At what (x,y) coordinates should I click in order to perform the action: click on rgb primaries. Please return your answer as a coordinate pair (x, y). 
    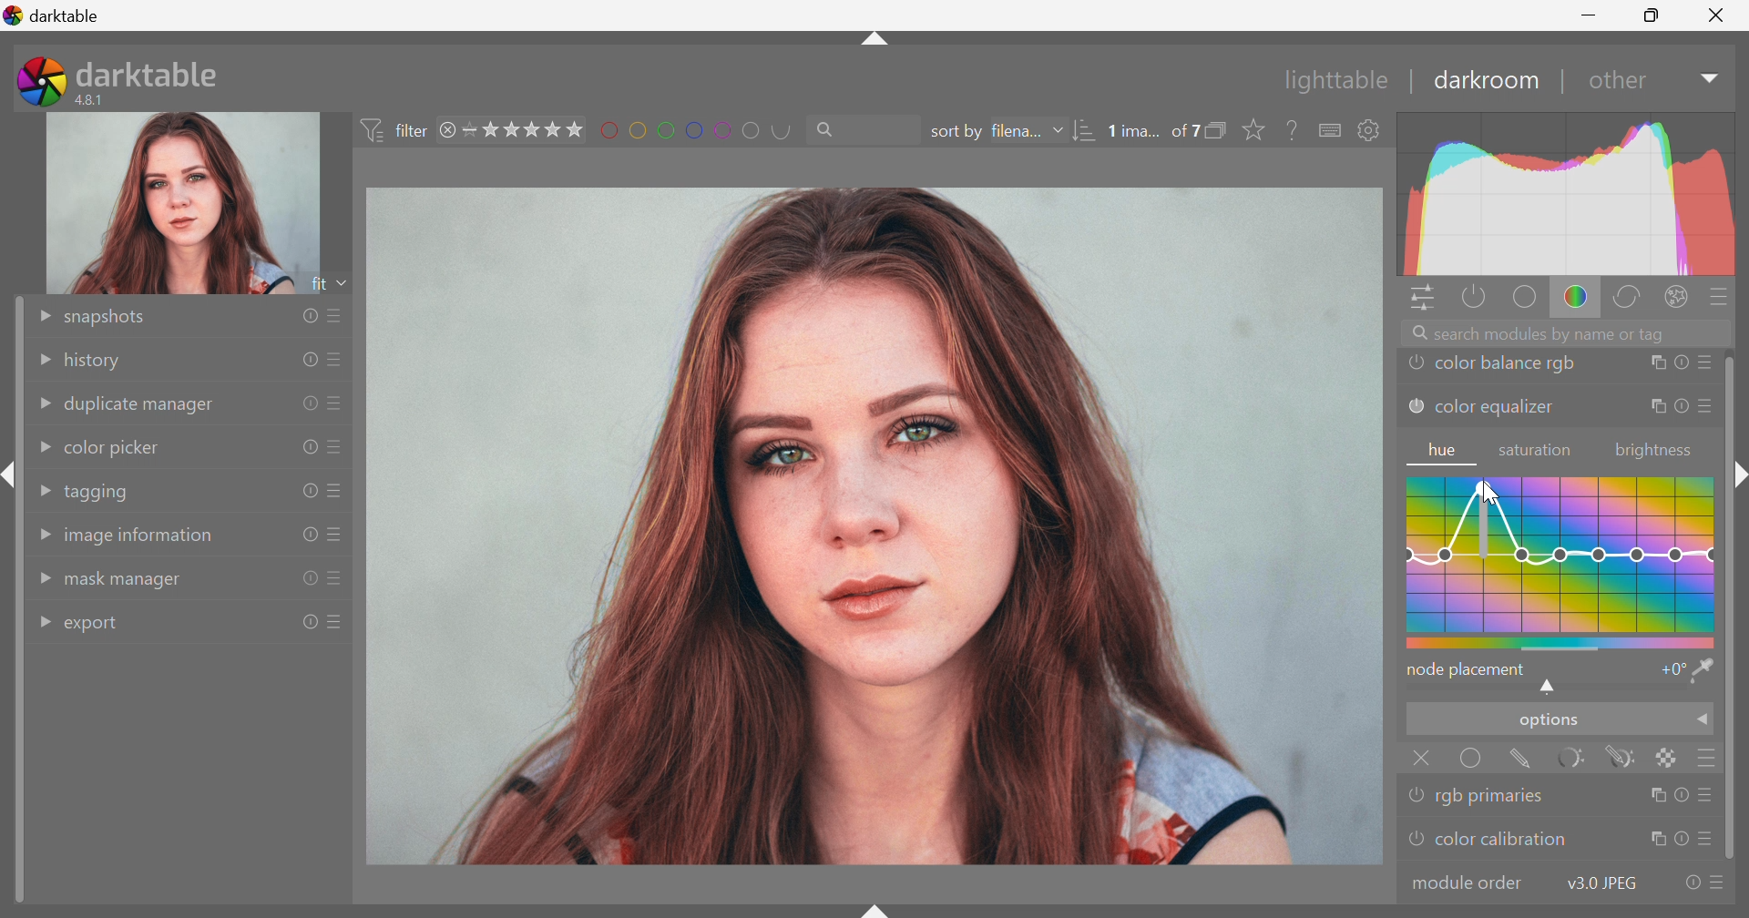
    Looking at the image, I should click on (1497, 797).